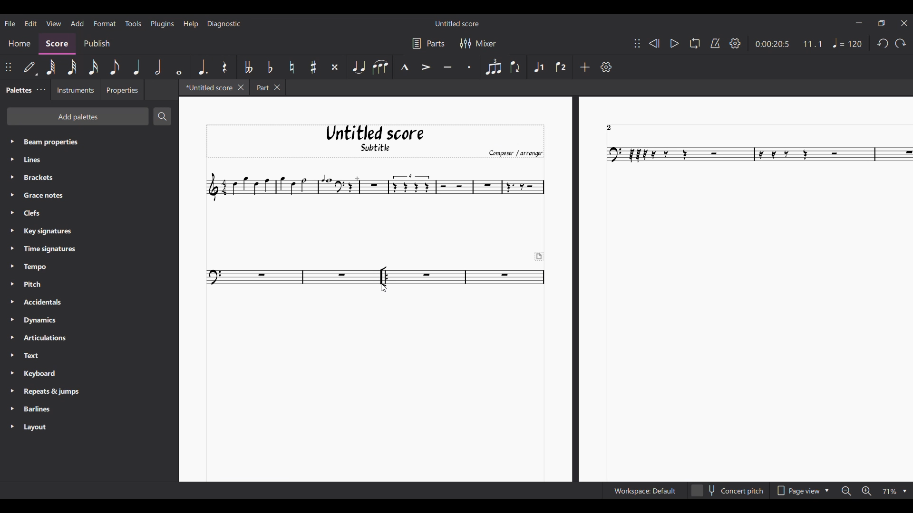 The width and height of the screenshot is (913, 513). I want to click on Flip direction, so click(516, 67).